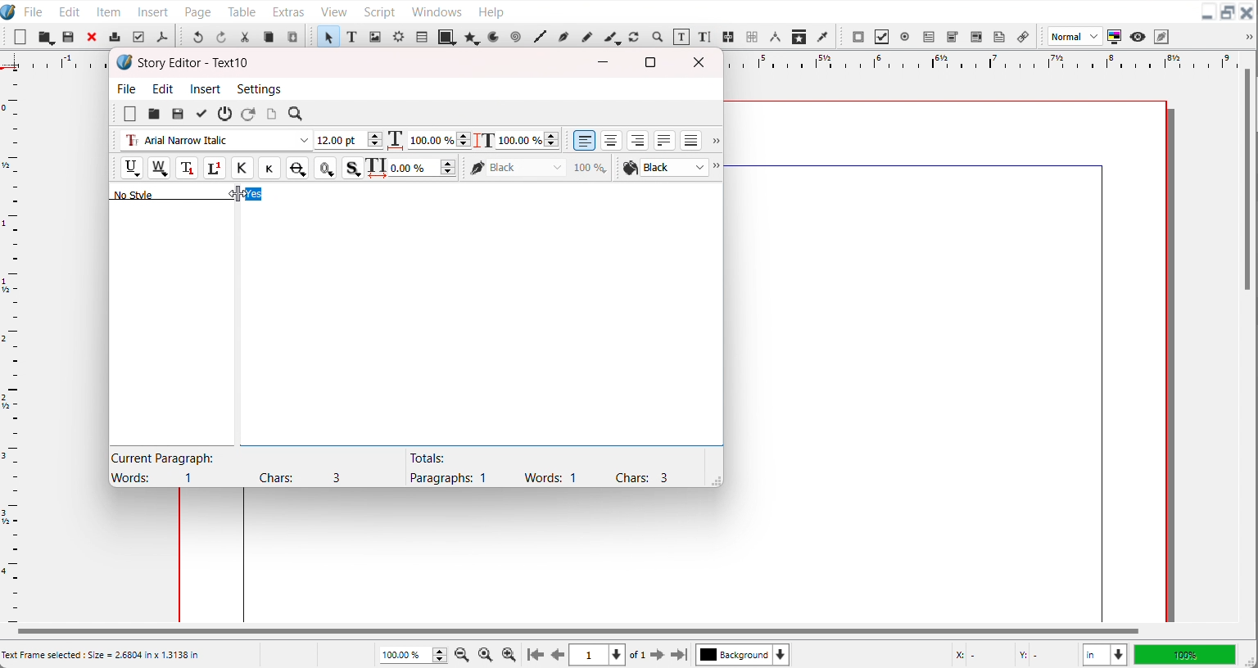  Describe the element at coordinates (398, 36) in the screenshot. I see `Render Frame` at that location.